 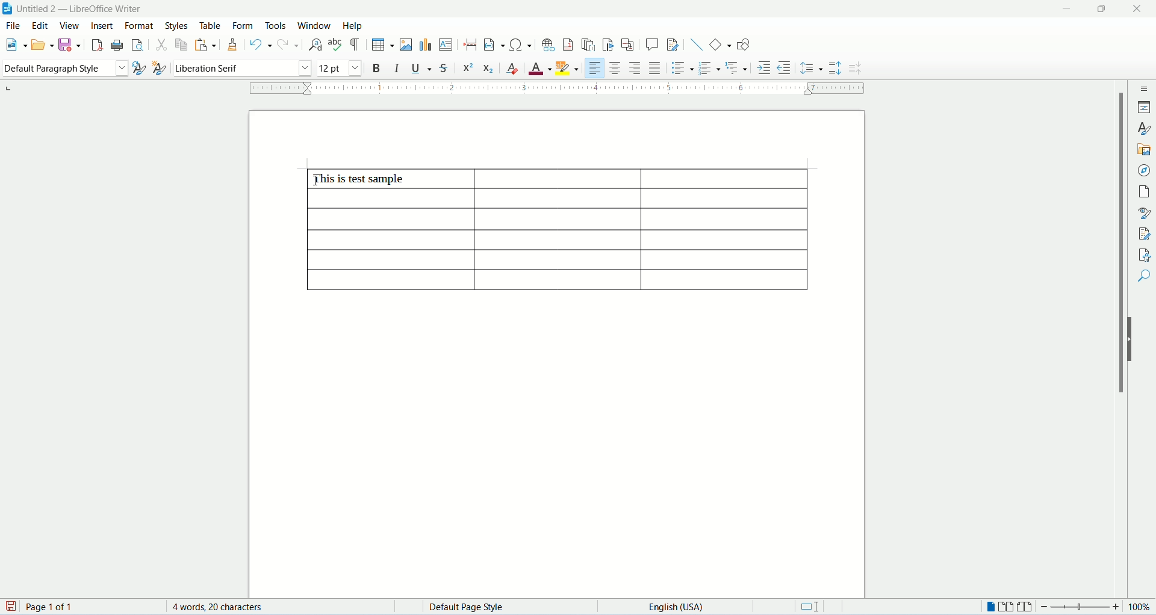 What do you see at coordinates (406, 45) in the screenshot?
I see `insert image` at bounding box center [406, 45].